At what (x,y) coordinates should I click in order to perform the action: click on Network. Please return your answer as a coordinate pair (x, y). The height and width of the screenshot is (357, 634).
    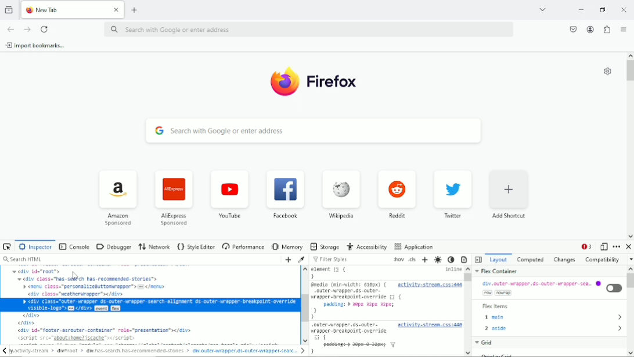
    Looking at the image, I should click on (154, 245).